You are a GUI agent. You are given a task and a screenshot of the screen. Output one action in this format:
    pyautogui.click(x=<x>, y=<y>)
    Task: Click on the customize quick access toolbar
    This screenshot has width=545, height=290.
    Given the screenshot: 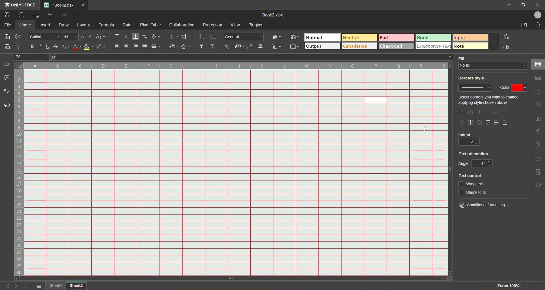 What is the action you would take?
    pyautogui.click(x=79, y=16)
    